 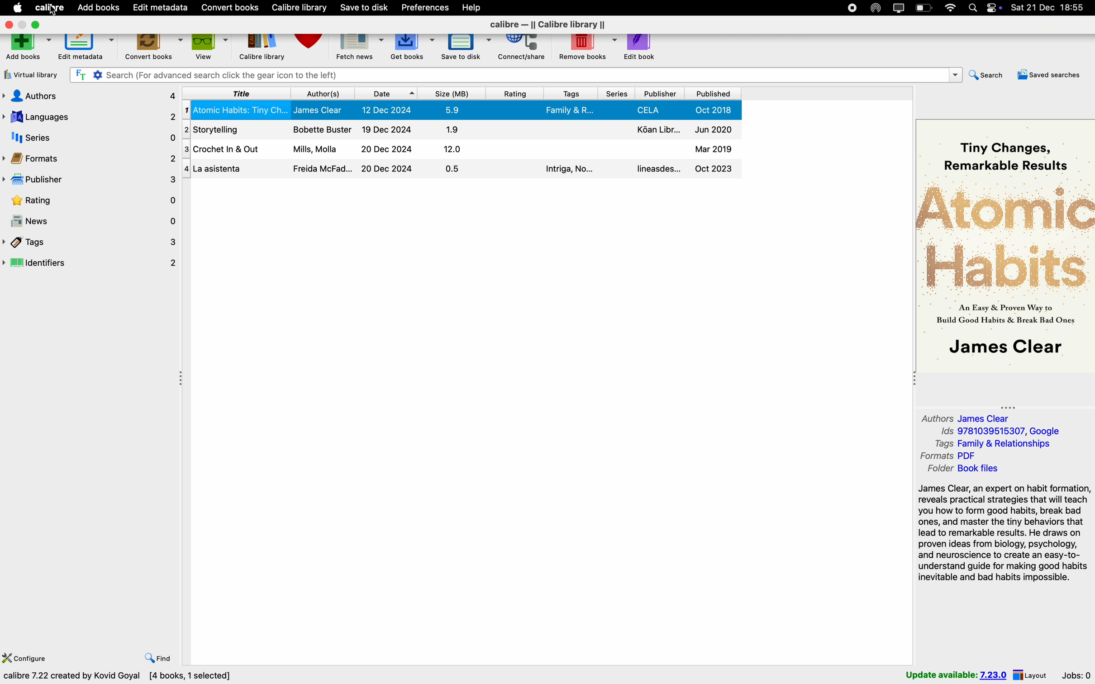 I want to click on tags, so click(x=569, y=93).